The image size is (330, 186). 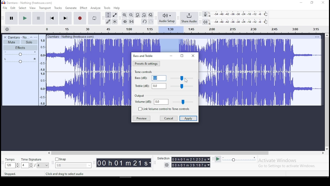 I want to click on Stopped., so click(x=10, y=174).